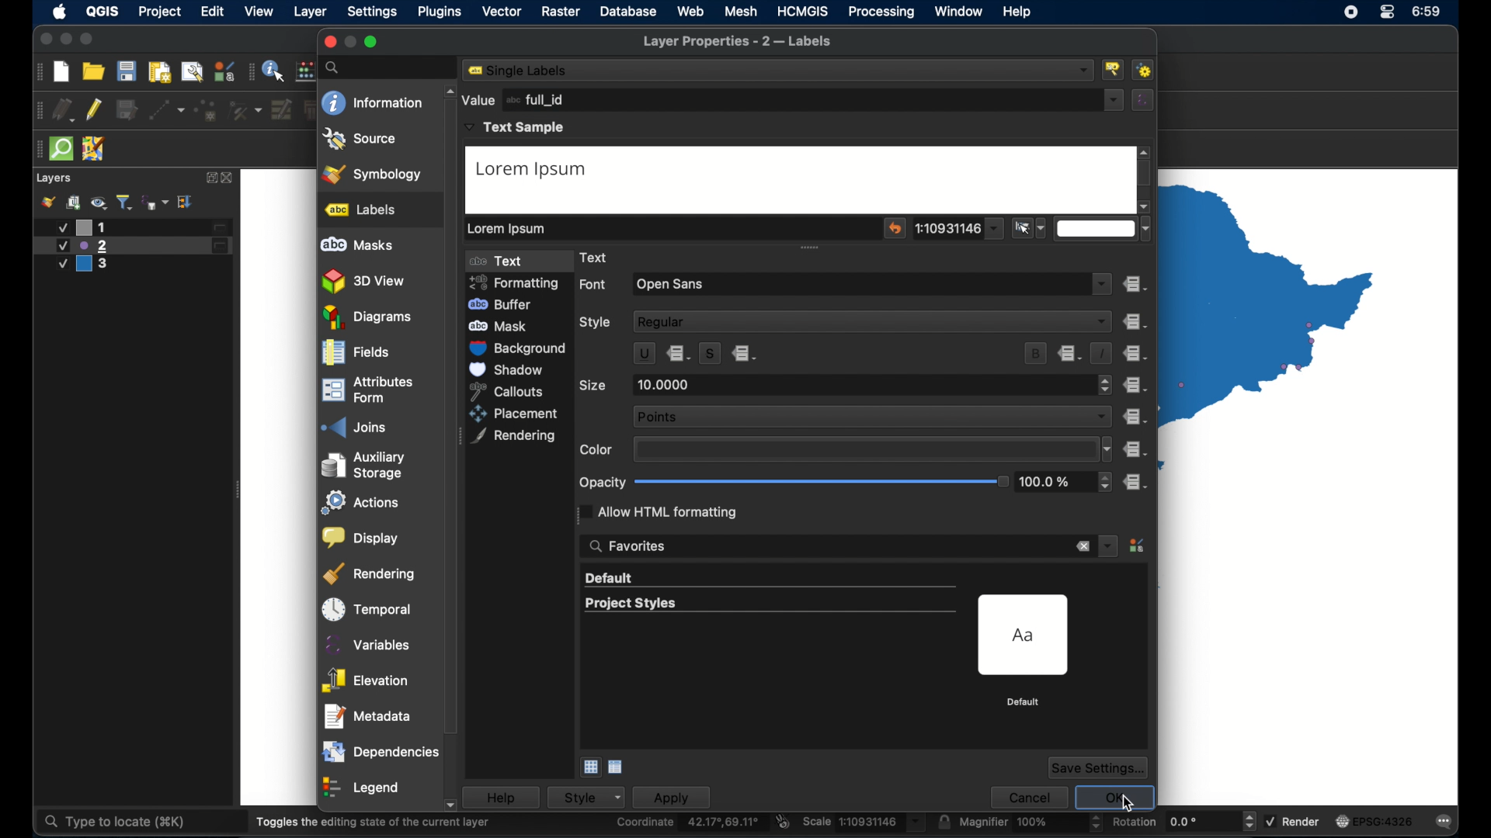 This screenshot has height=838, width=1491. I want to click on layer 2, so click(133, 246).